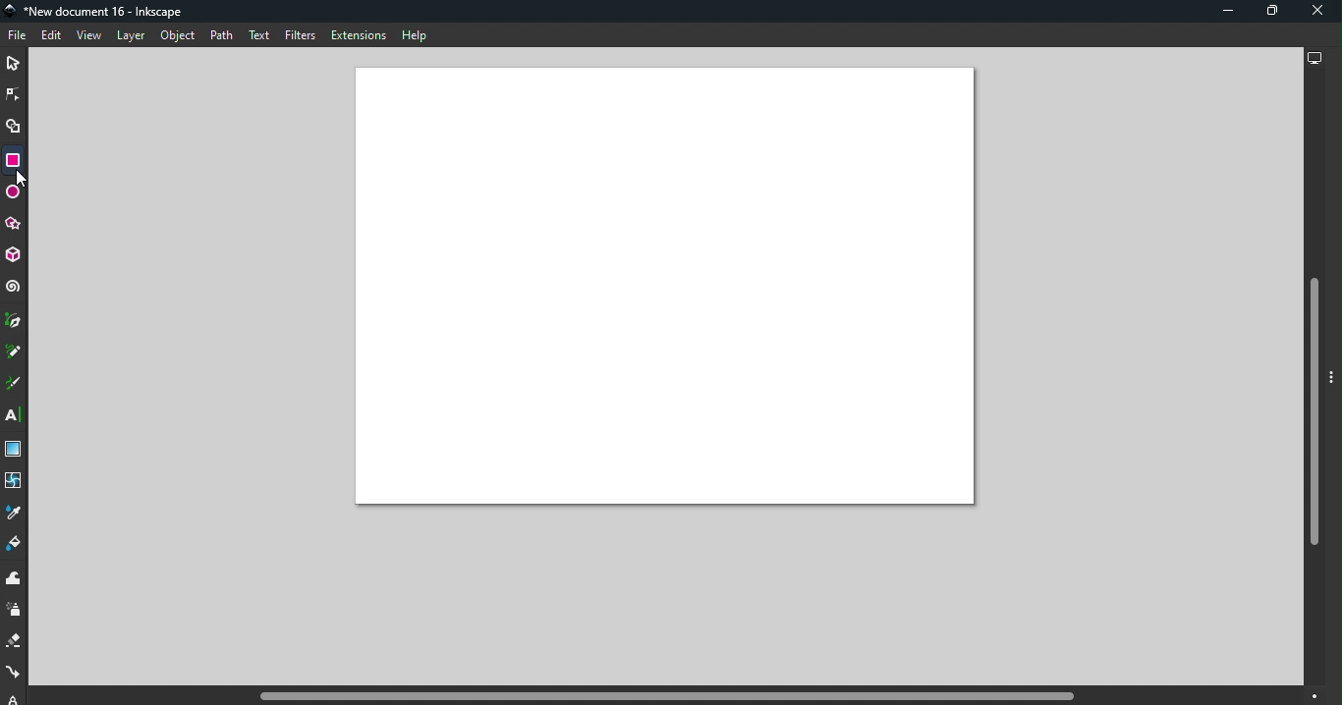  I want to click on Tweak tool, so click(18, 579).